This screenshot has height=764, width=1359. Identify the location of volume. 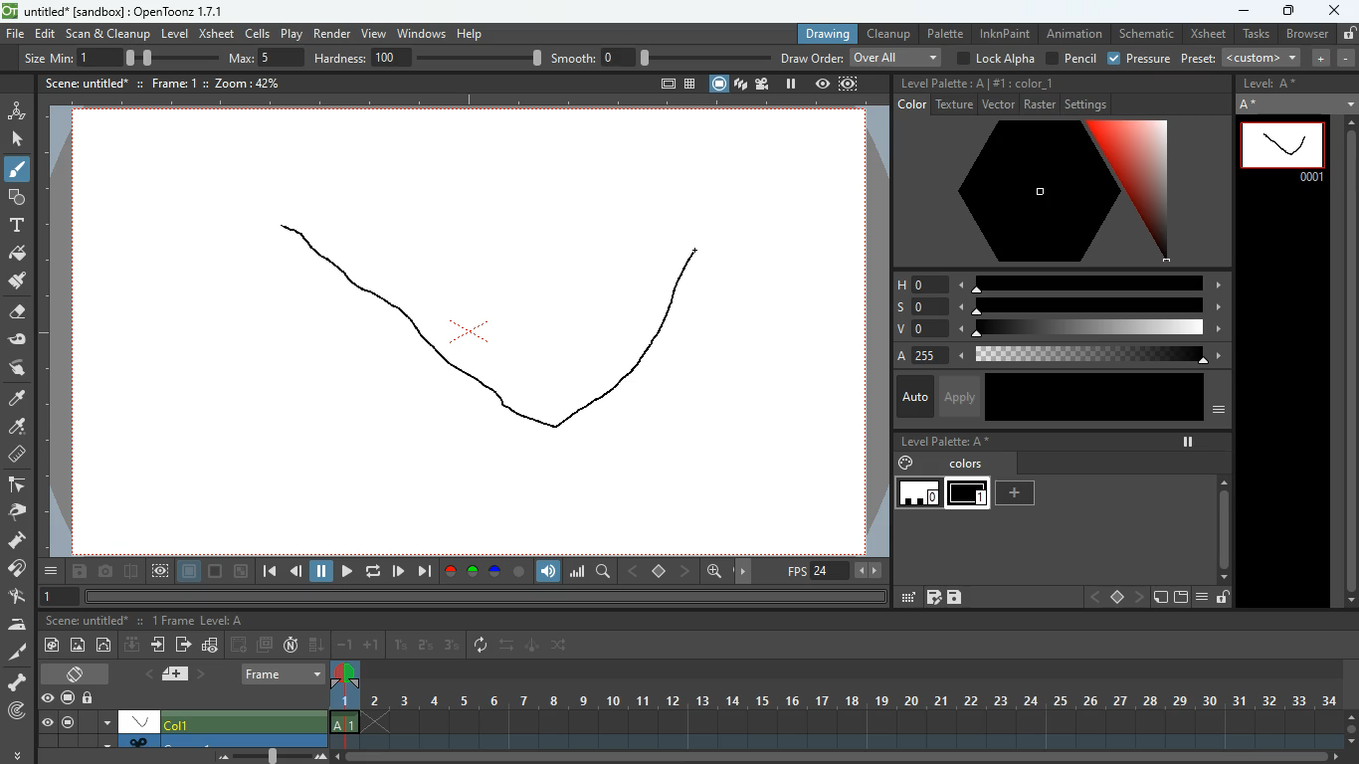
(549, 572).